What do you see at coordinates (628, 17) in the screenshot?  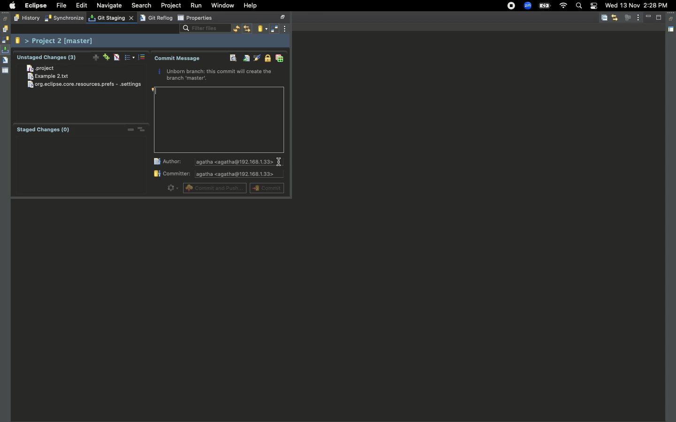 I see `Focus on active task` at bounding box center [628, 17].